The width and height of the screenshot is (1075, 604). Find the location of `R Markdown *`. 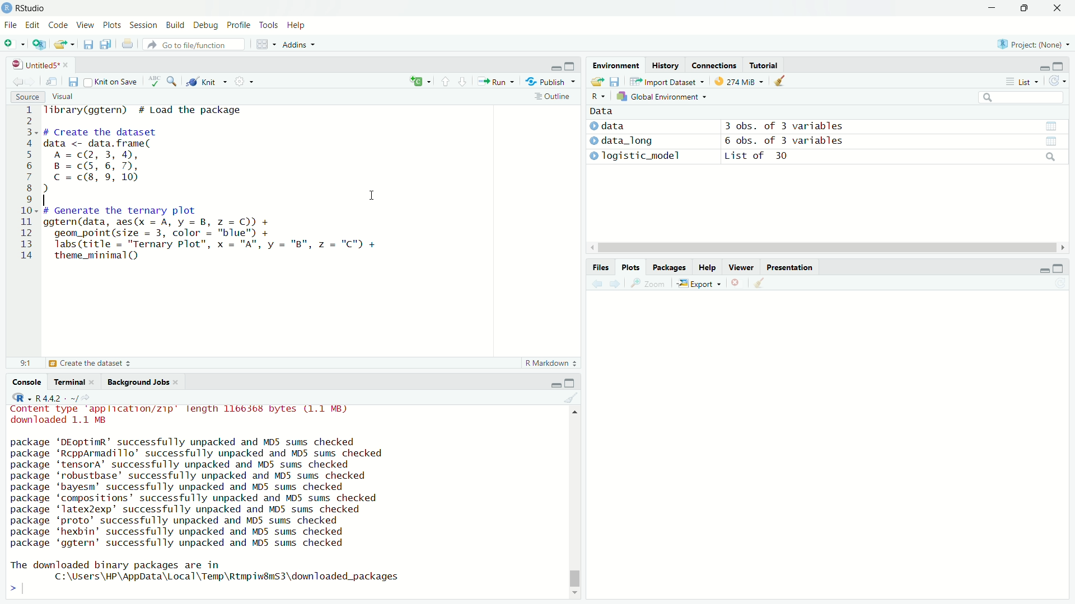

R Markdown * is located at coordinates (552, 361).